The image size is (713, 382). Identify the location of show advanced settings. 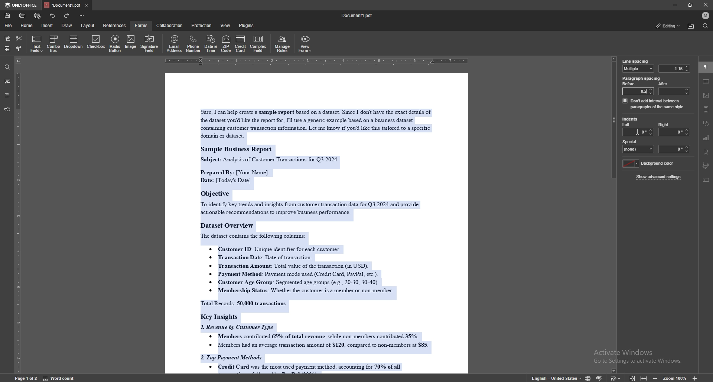
(660, 177).